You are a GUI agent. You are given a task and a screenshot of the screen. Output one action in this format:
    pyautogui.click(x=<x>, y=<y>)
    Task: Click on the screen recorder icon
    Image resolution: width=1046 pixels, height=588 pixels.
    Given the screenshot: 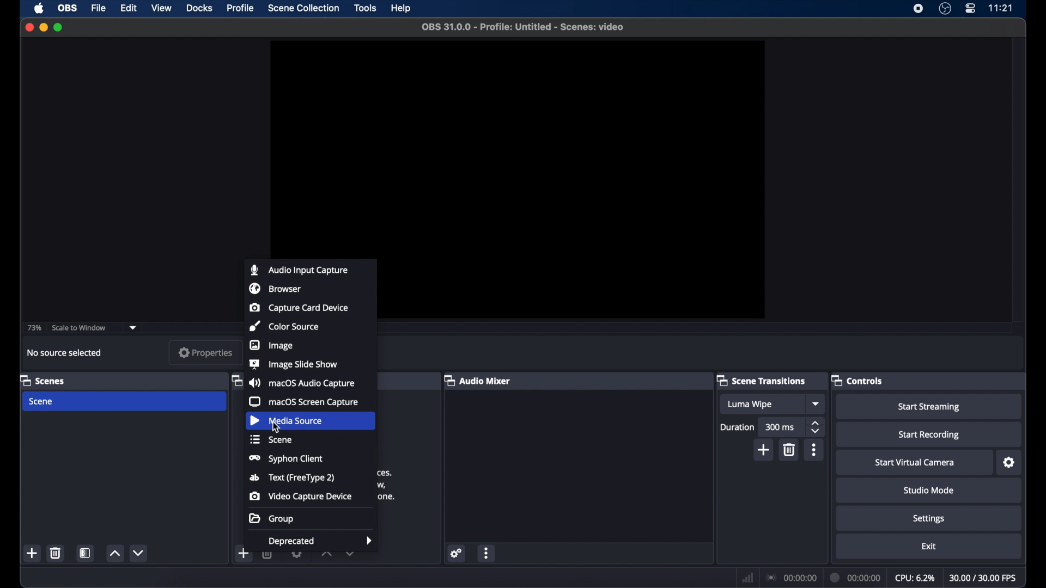 What is the action you would take?
    pyautogui.click(x=918, y=8)
    